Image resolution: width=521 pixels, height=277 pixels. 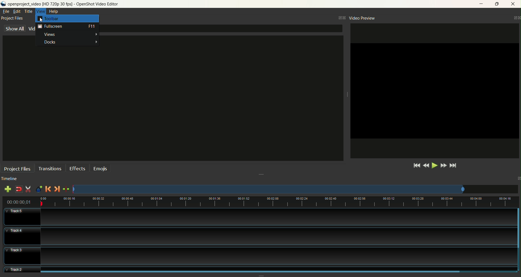 I want to click on next marker, so click(x=57, y=189).